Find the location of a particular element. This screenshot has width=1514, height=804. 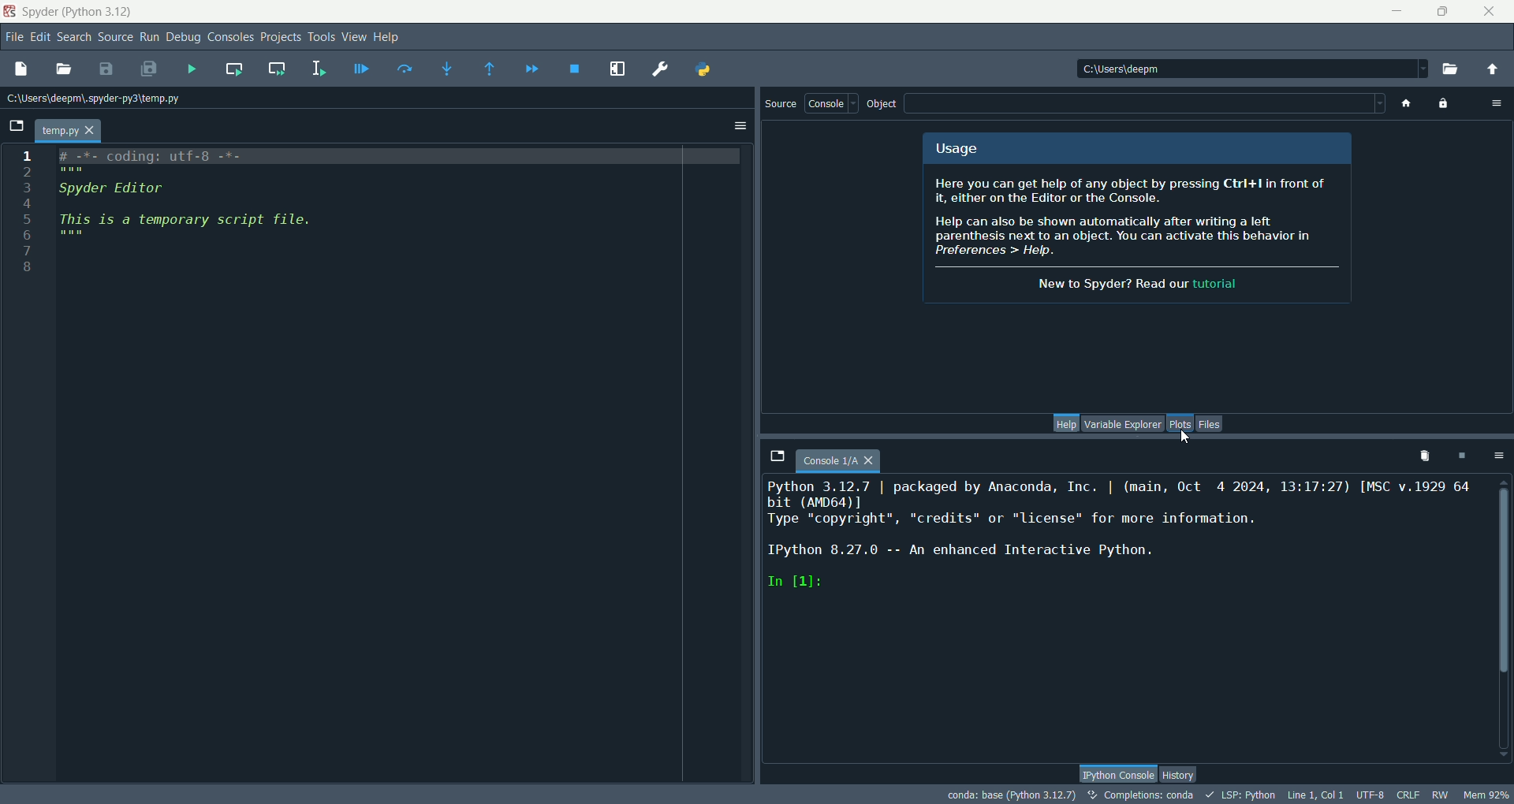

location is located at coordinates (1252, 69).